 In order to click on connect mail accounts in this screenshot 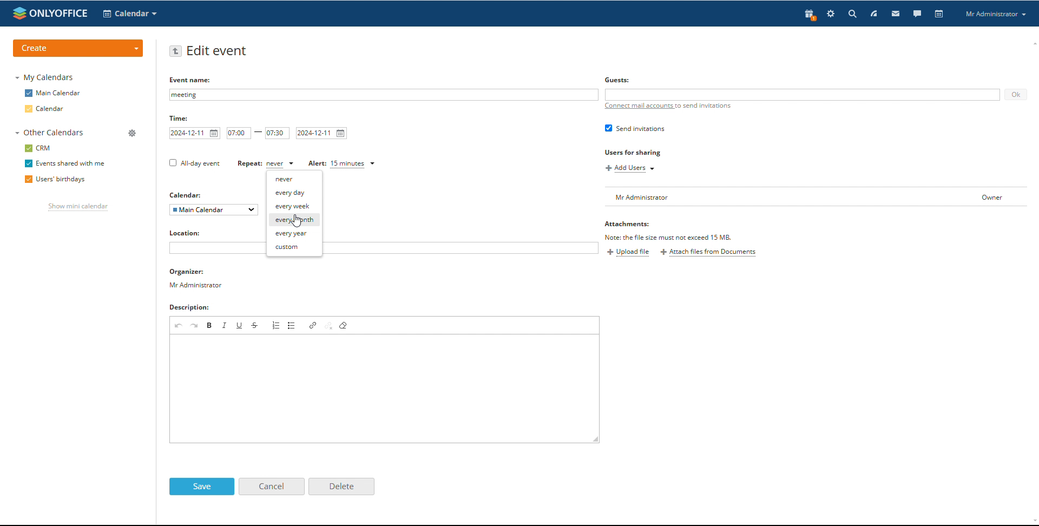, I will do `click(669, 106)`.